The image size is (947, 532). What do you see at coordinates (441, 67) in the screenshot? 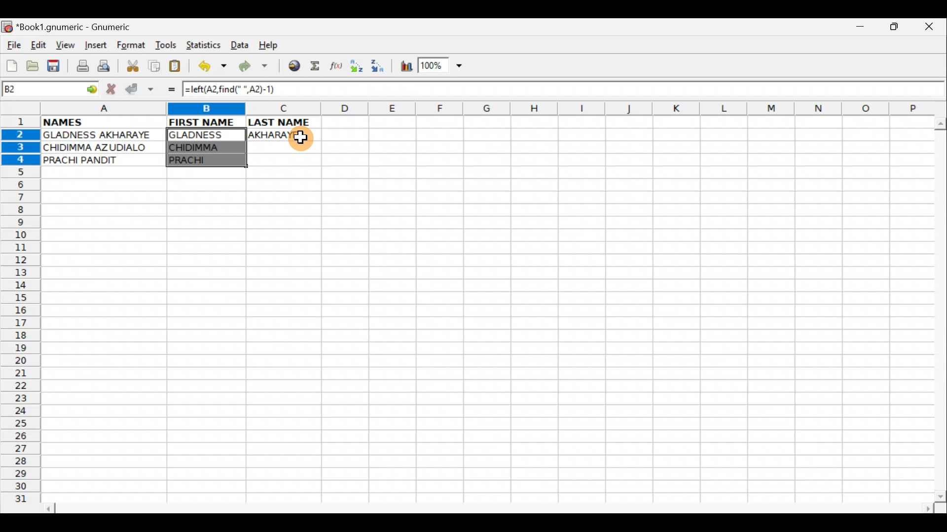
I see `Zoom` at bounding box center [441, 67].